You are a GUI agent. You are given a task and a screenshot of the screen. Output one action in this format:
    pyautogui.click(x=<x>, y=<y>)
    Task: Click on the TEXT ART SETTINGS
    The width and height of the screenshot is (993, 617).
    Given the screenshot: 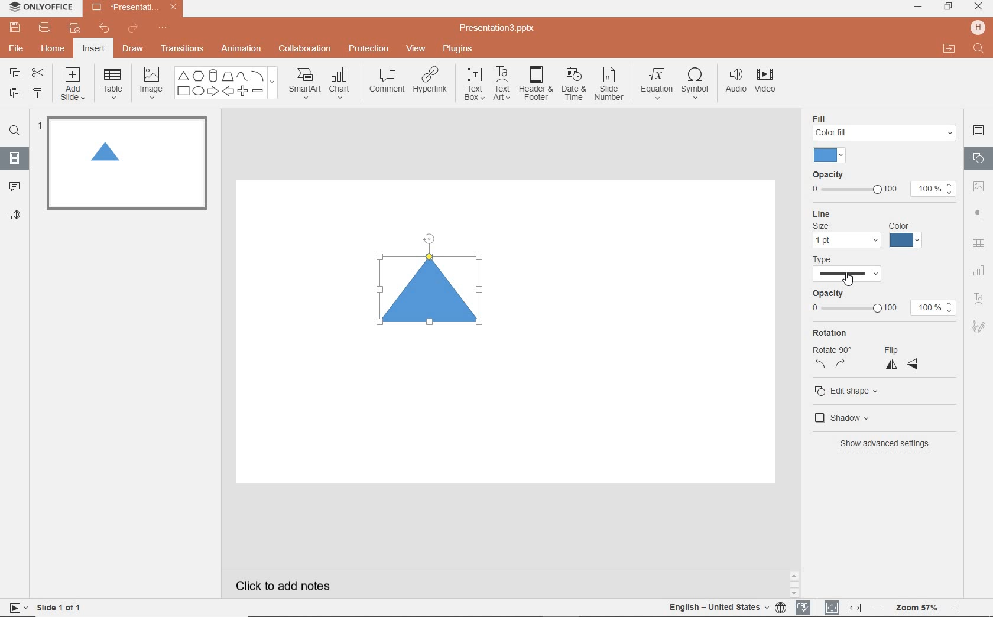 What is the action you would take?
    pyautogui.click(x=979, y=300)
    